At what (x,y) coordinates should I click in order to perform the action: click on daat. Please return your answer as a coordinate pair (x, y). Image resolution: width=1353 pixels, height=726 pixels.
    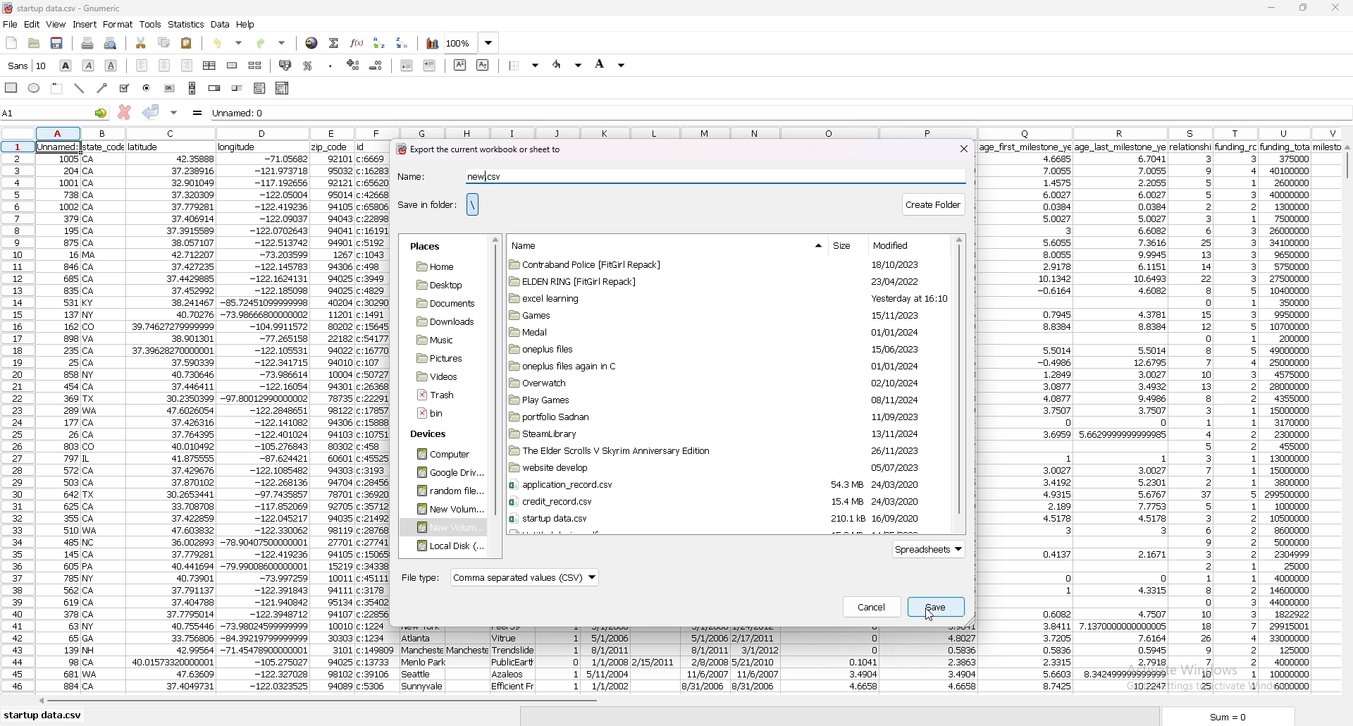
    Looking at the image, I should click on (468, 657).